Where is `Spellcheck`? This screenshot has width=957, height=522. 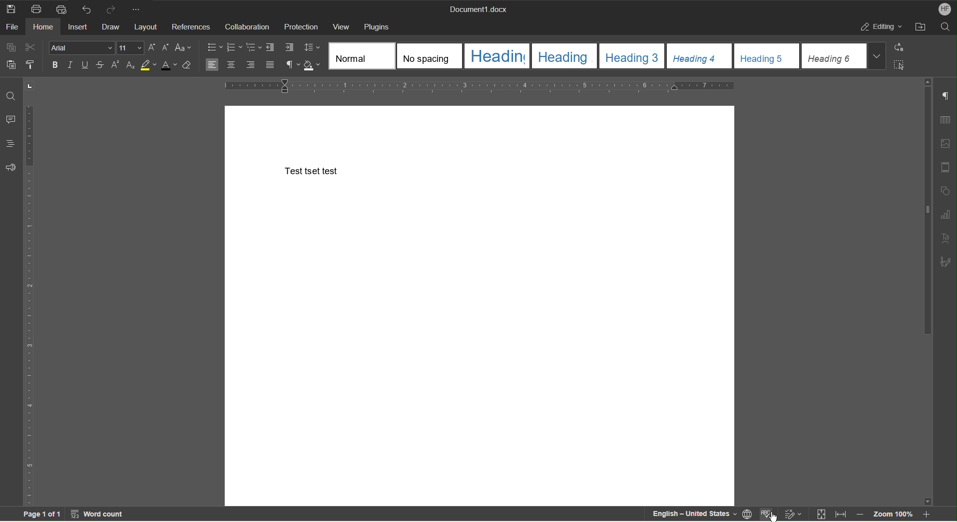
Spellcheck is located at coordinates (768, 515).